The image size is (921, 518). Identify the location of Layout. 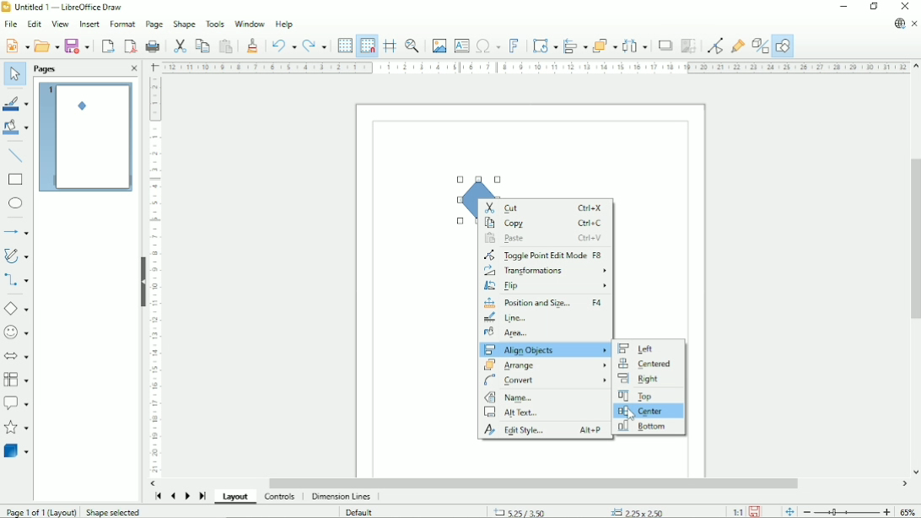
(235, 498).